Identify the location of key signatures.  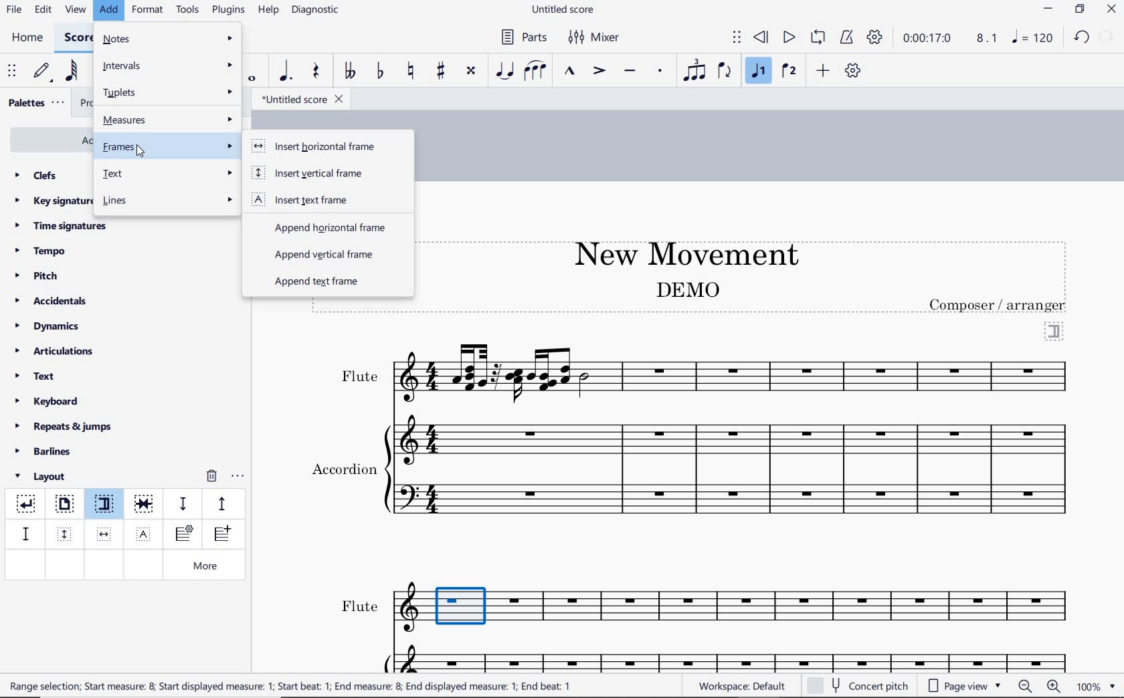
(52, 200).